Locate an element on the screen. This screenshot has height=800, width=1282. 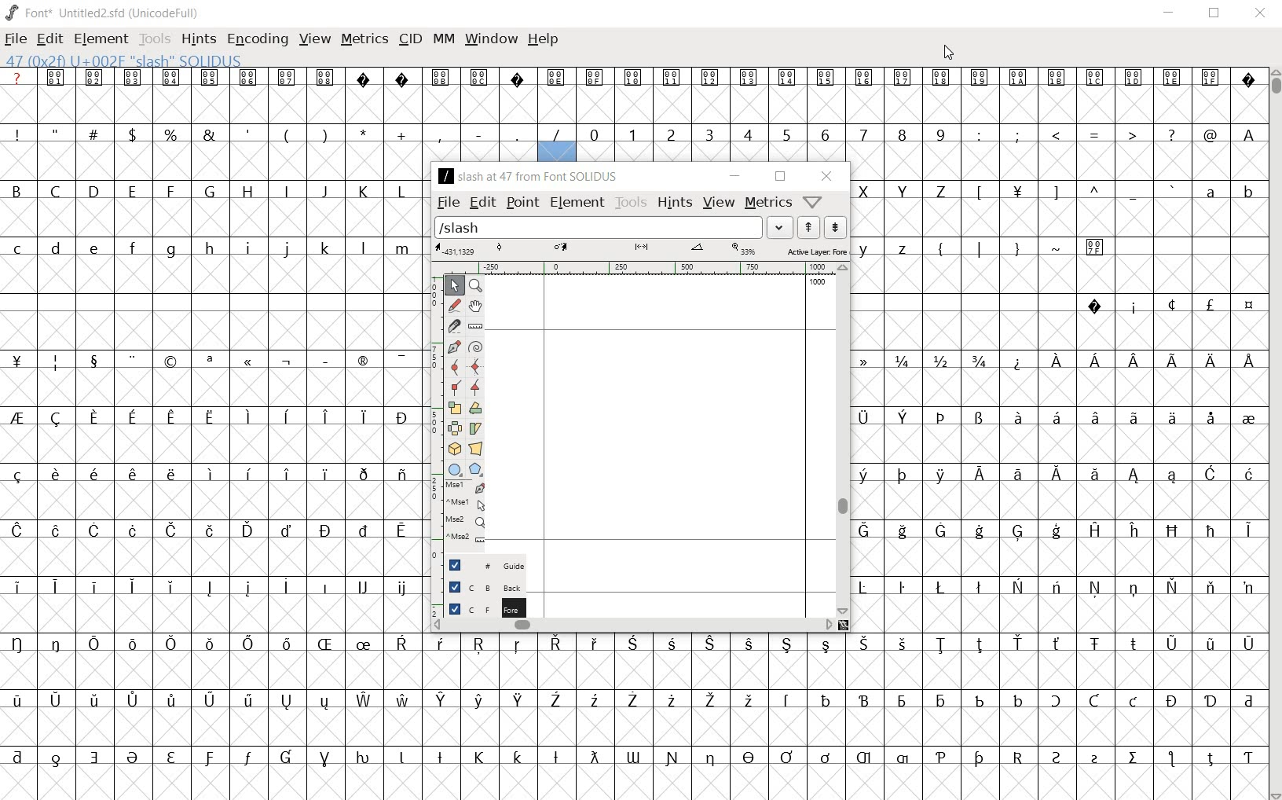
special letters is located at coordinates (1057, 529).